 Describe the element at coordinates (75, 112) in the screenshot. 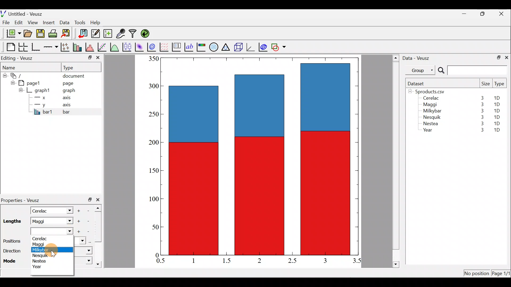

I see `bar` at that location.